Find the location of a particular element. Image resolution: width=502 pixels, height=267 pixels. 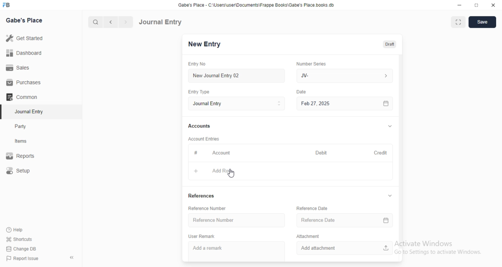

Reference Number is located at coordinates (207, 208).